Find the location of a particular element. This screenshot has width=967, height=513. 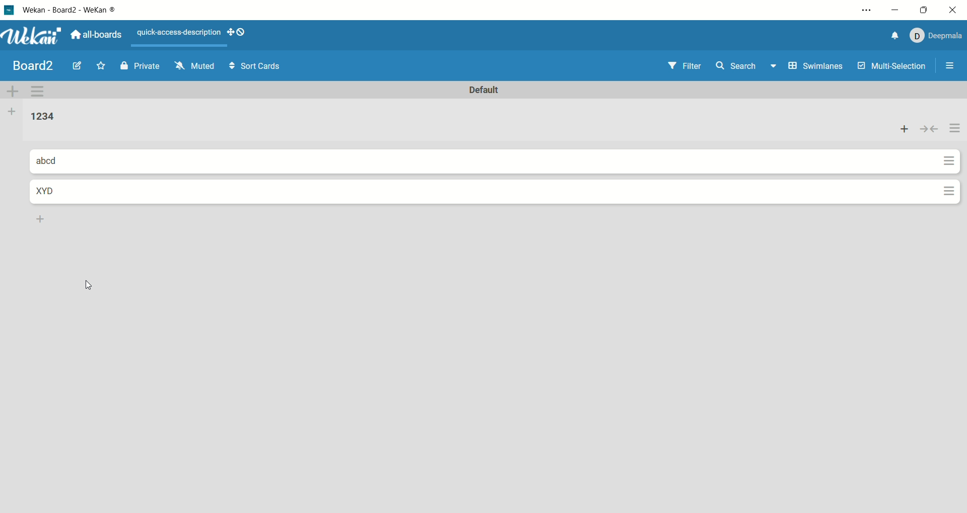

swimlane action is located at coordinates (42, 90).